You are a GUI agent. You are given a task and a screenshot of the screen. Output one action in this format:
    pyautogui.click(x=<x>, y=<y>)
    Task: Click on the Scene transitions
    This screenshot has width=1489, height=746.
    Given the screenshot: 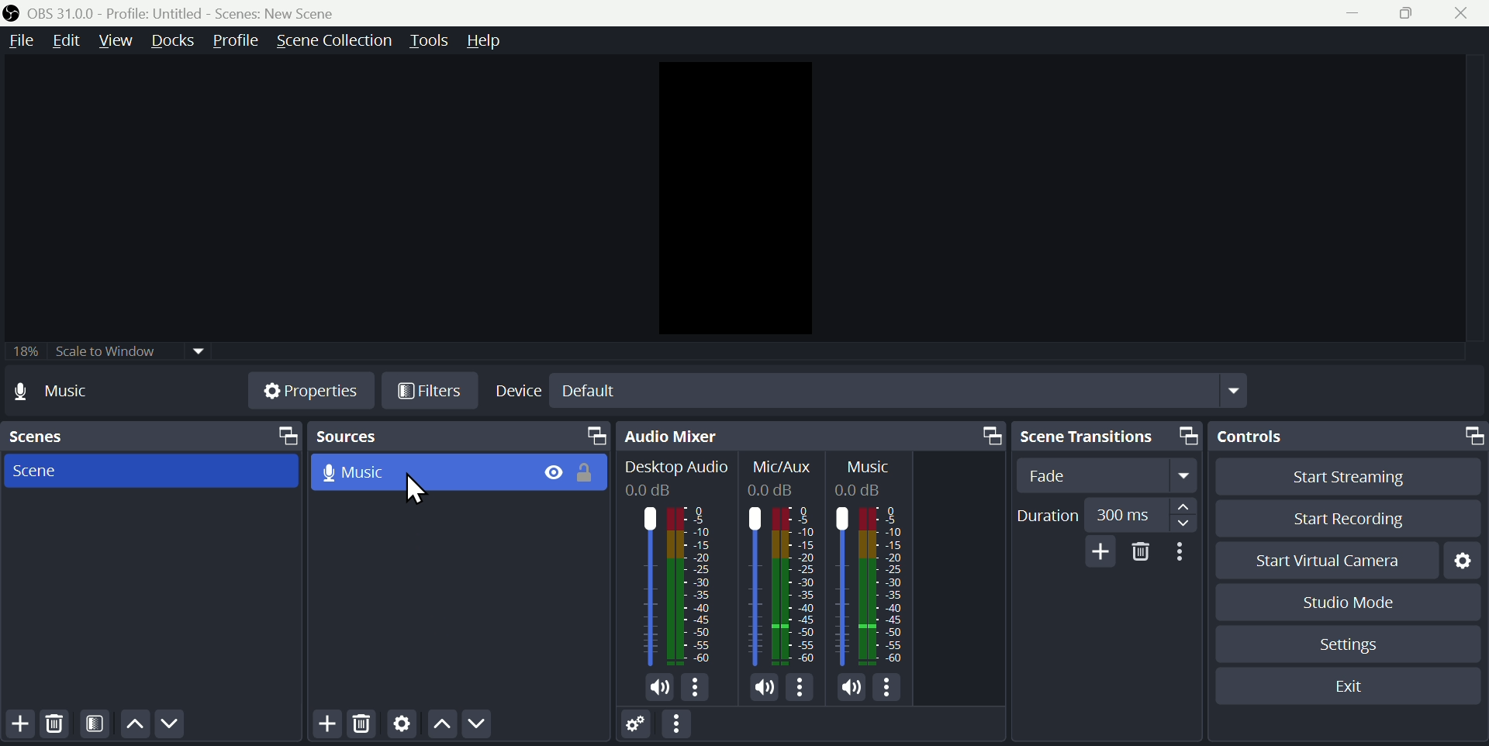 What is the action you would take?
    pyautogui.click(x=1111, y=437)
    